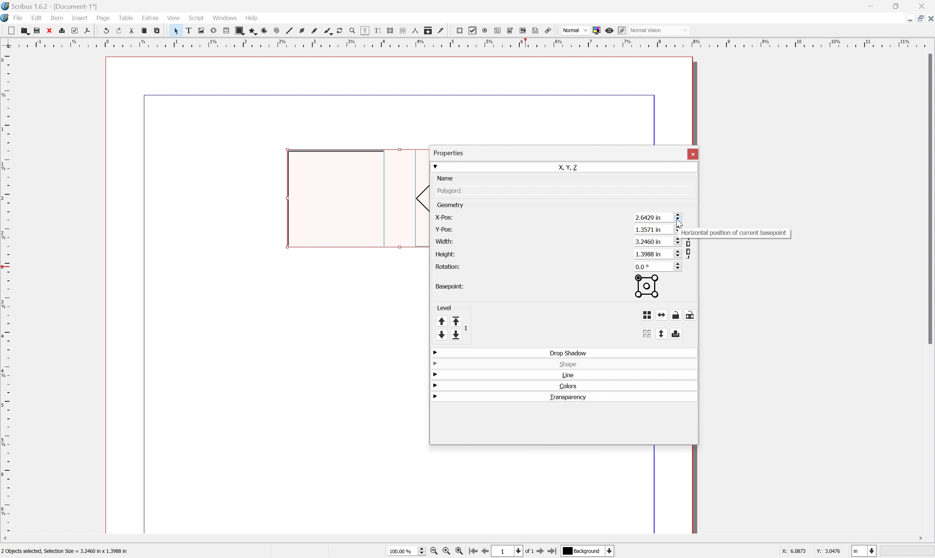 This screenshot has height=558, width=935. What do you see at coordinates (8, 30) in the screenshot?
I see `new` at bounding box center [8, 30].